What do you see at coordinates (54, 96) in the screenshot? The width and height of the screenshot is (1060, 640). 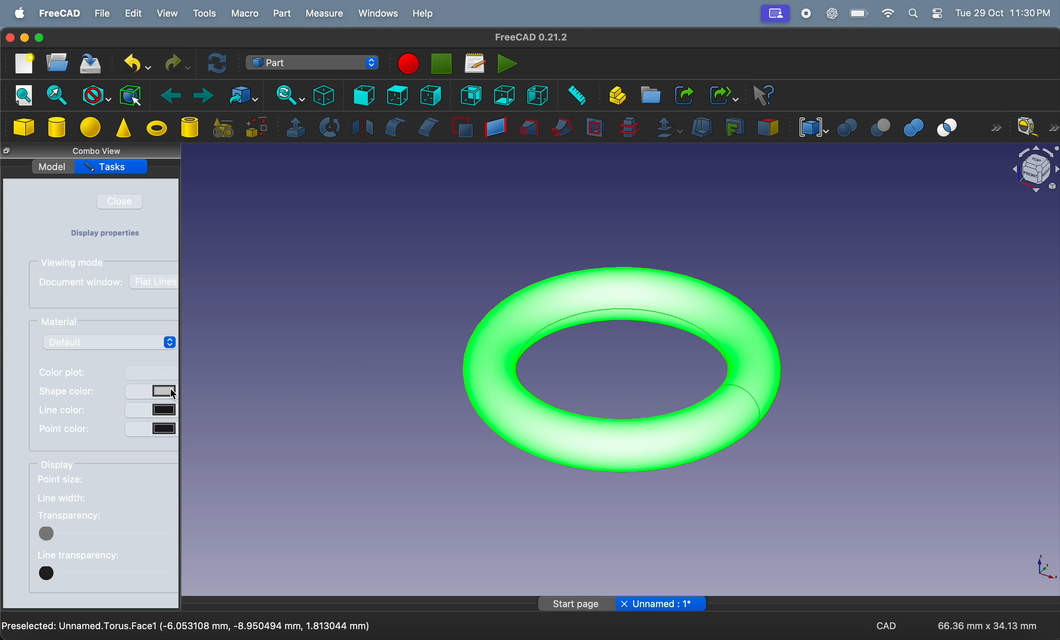 I see `fit section` at bounding box center [54, 96].